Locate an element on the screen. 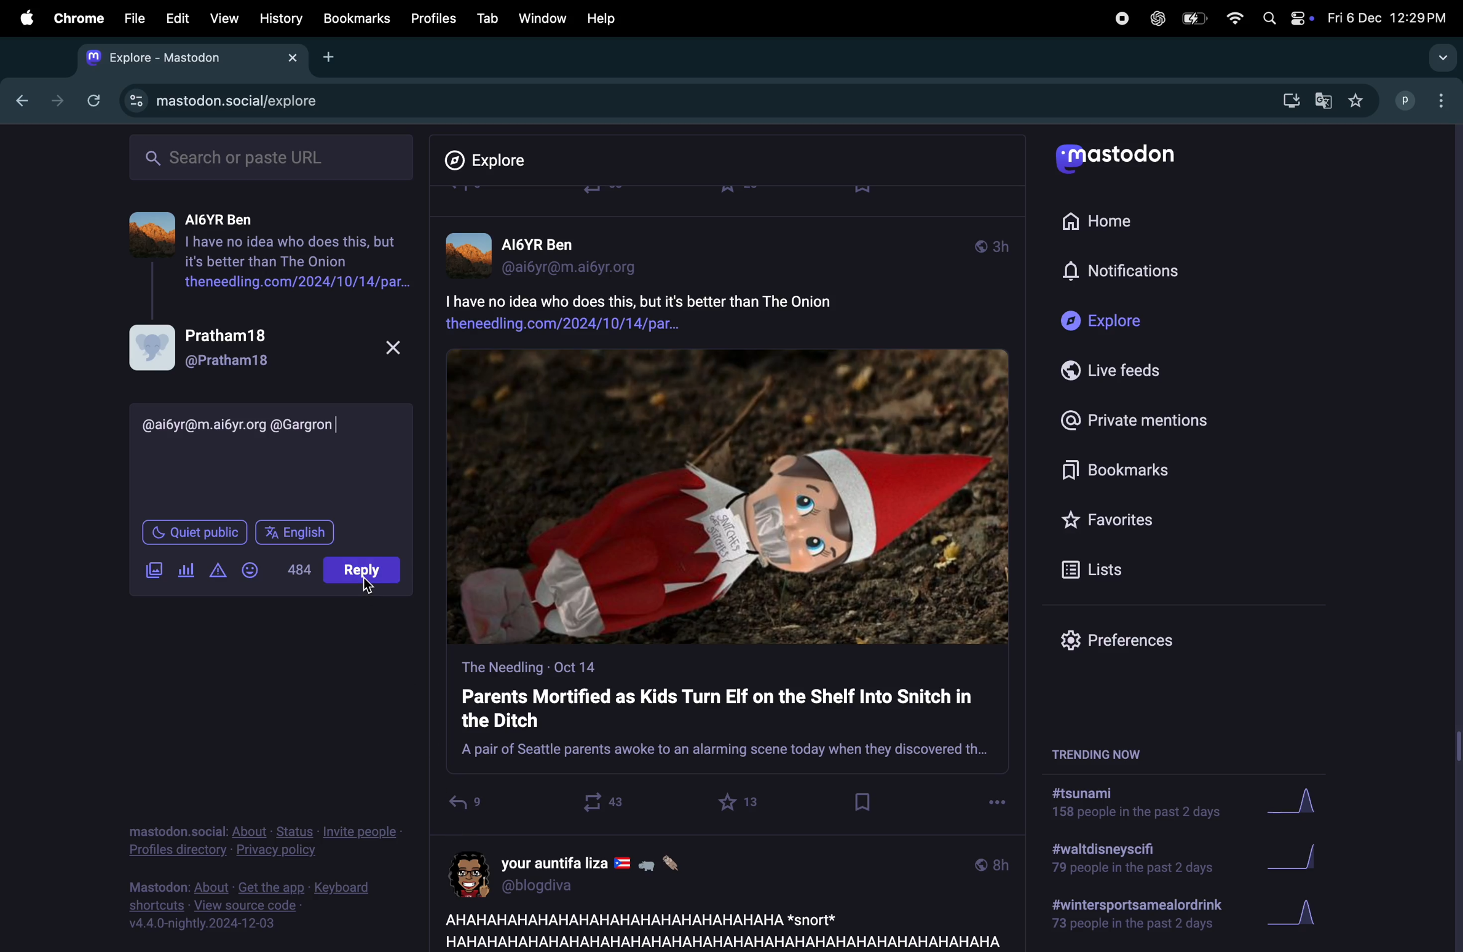  Explore is located at coordinates (1108, 322).